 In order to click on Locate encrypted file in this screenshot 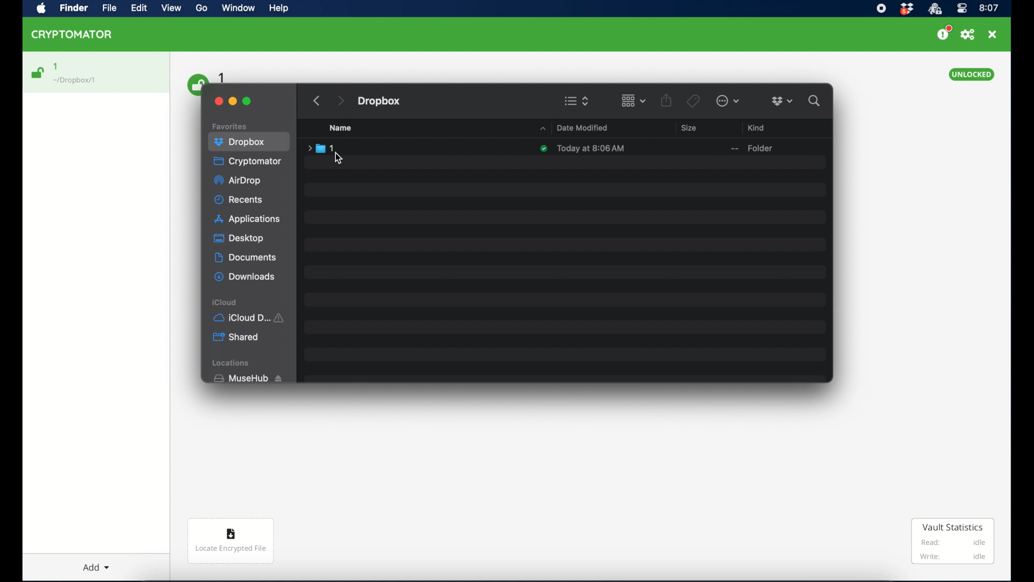, I will do `click(232, 543)`.